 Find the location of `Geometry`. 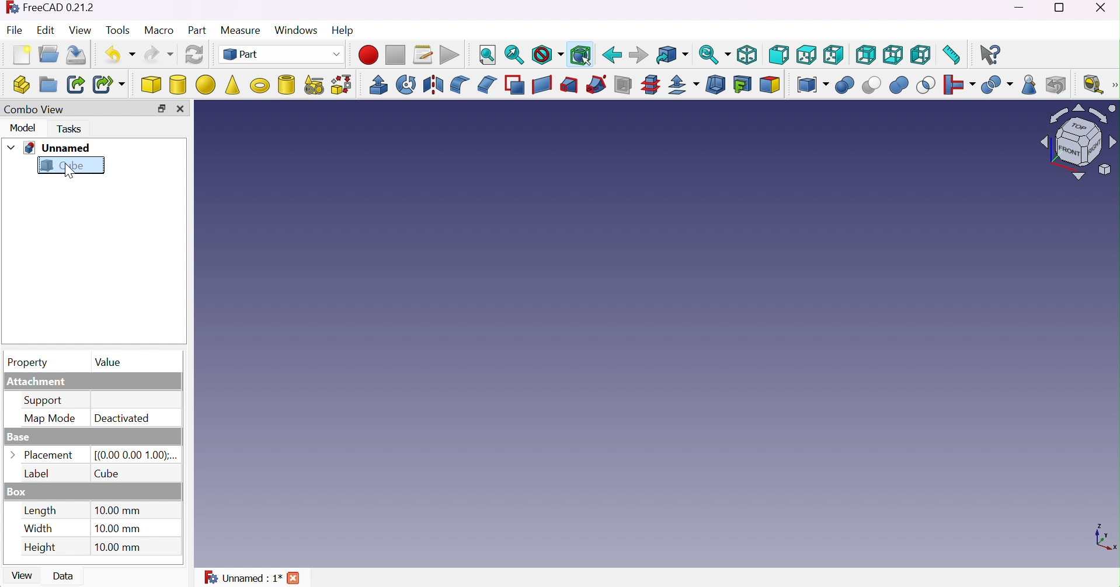

Geometry is located at coordinates (1030, 87).